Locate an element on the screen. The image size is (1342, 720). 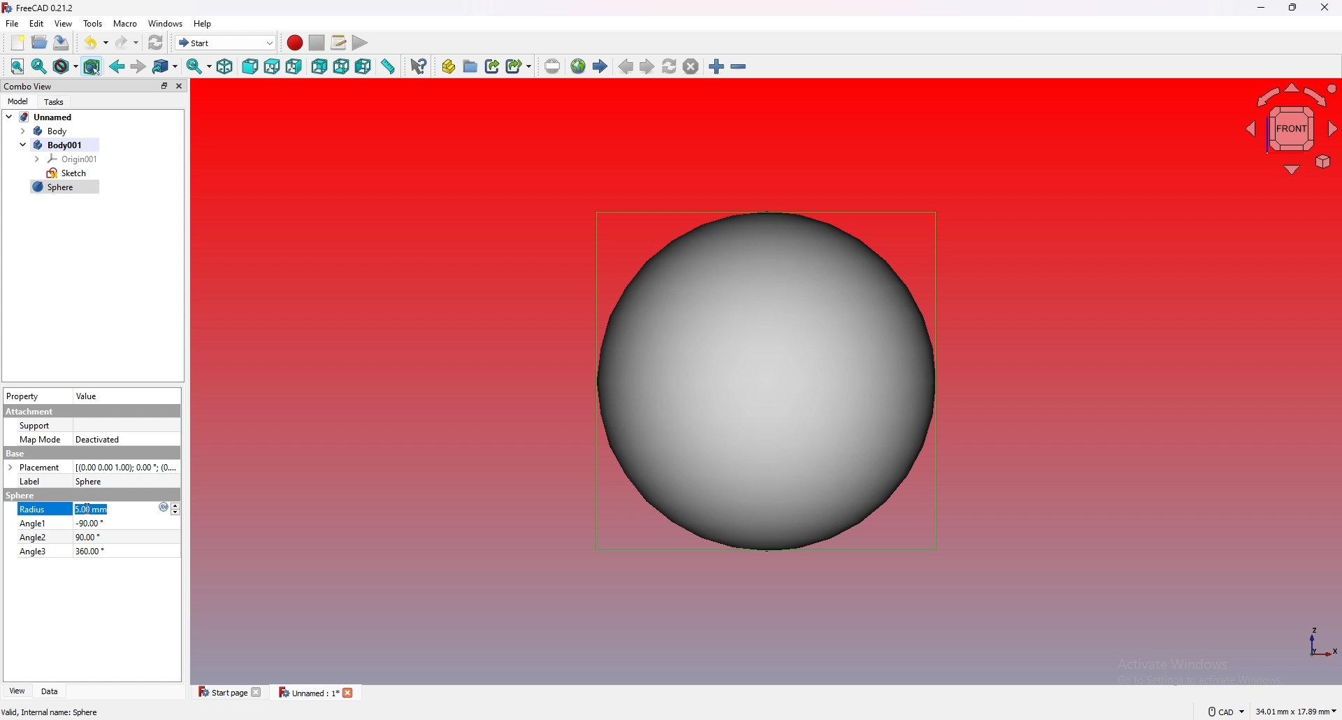
angle 3 360 degree is located at coordinates (62, 551).